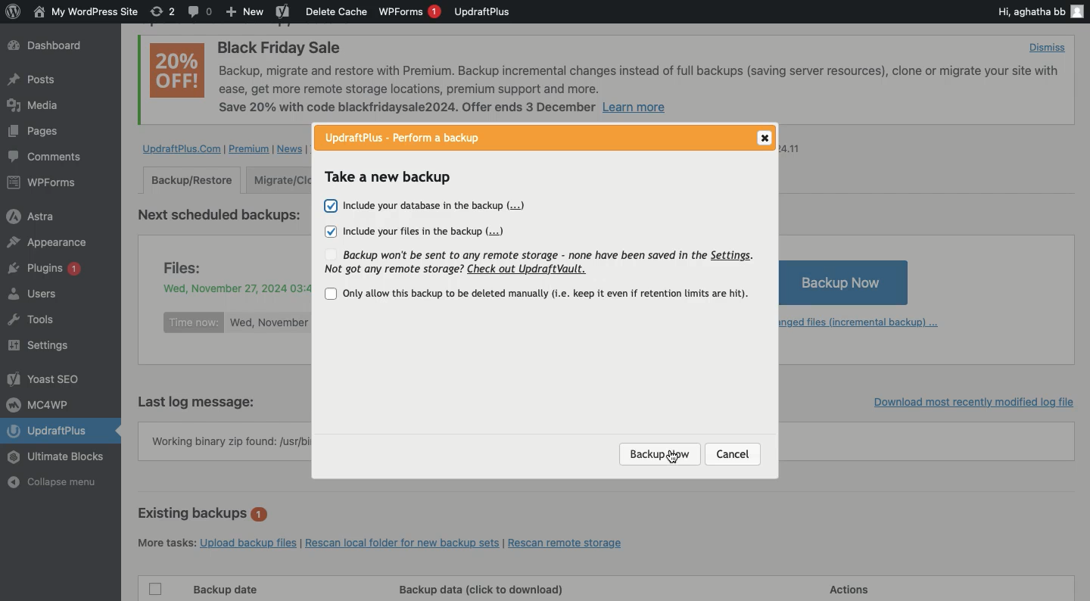 The width and height of the screenshot is (1090, 601). I want to click on Backup now, so click(661, 454).